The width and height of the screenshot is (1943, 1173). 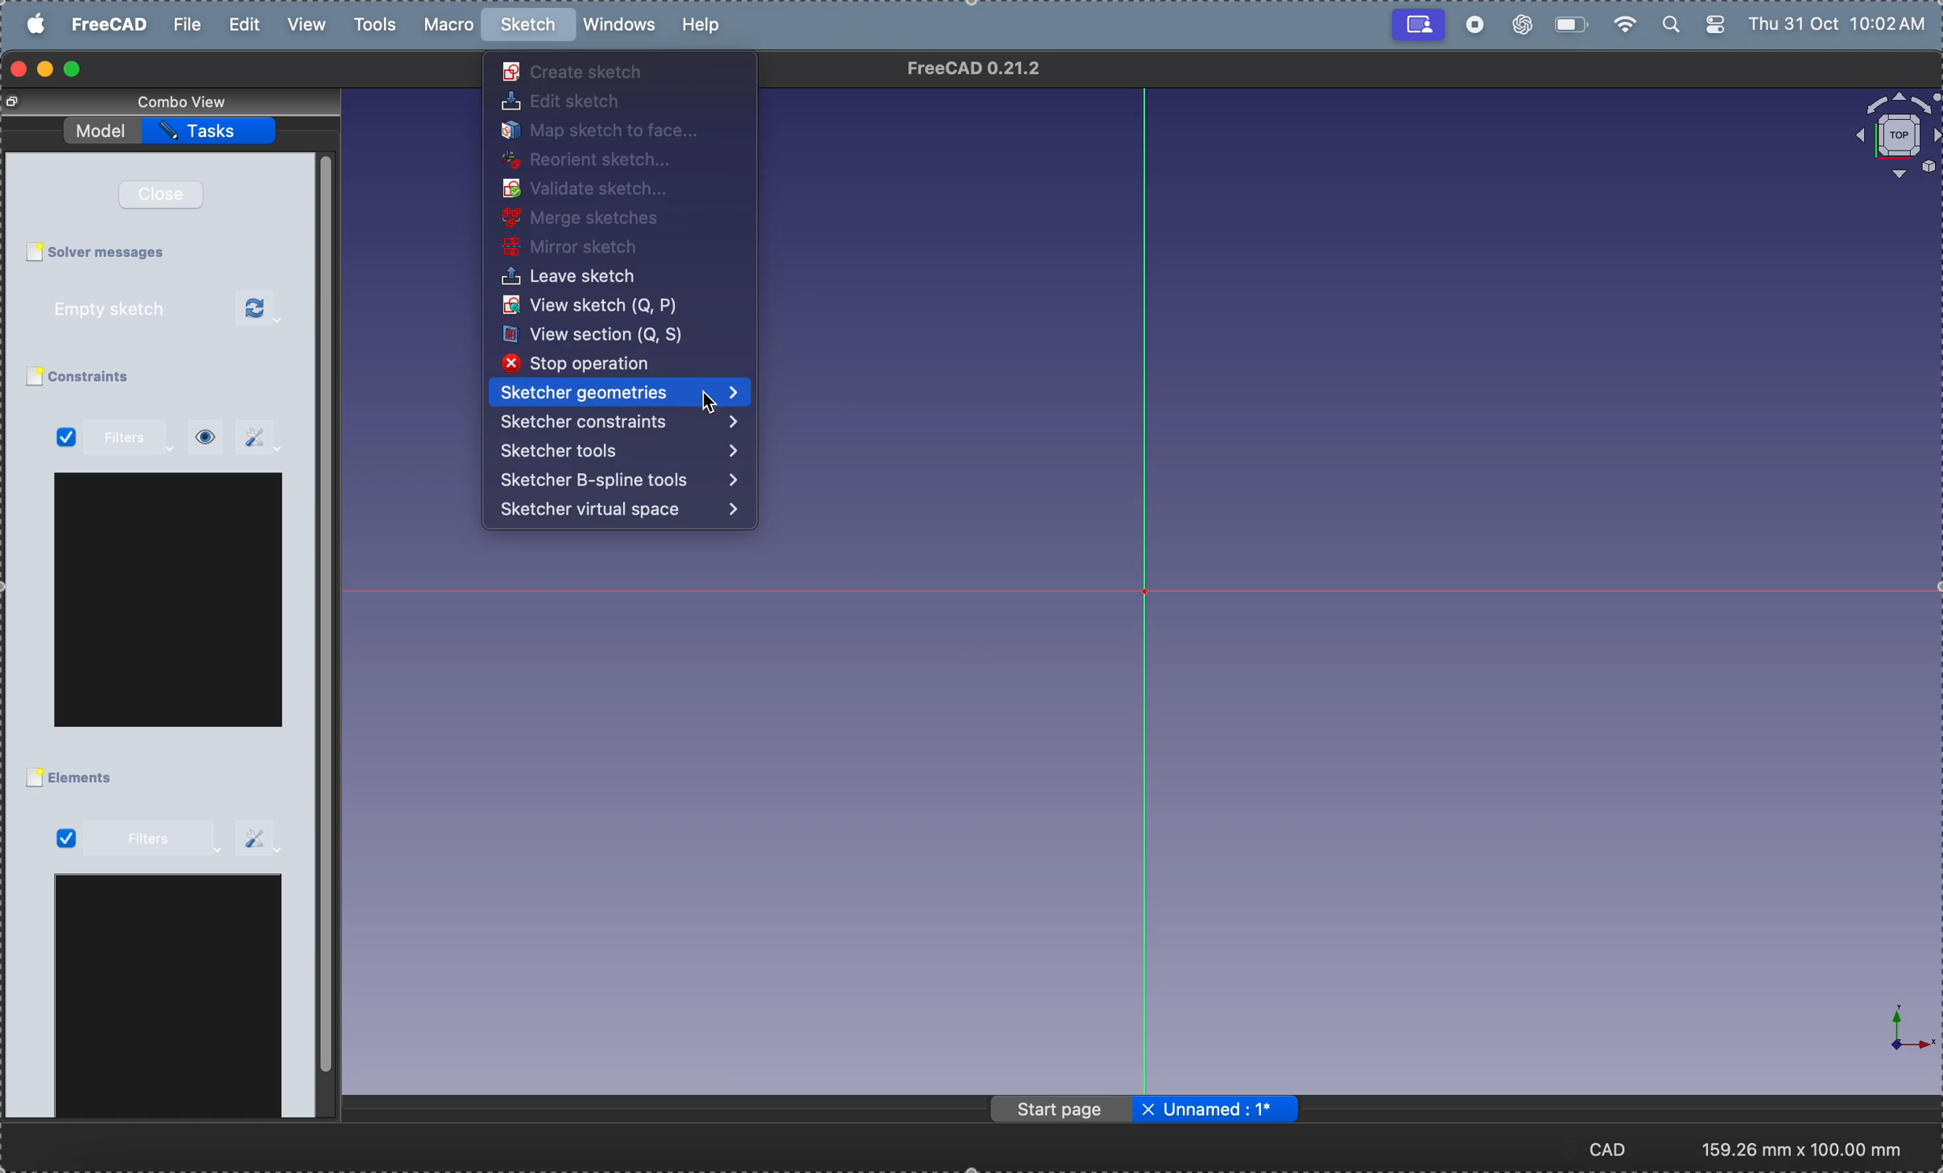 What do you see at coordinates (606, 366) in the screenshot?
I see `stop operation` at bounding box center [606, 366].